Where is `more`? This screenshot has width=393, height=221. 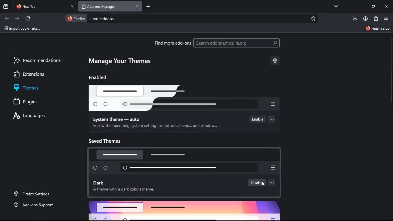 more is located at coordinates (336, 6).